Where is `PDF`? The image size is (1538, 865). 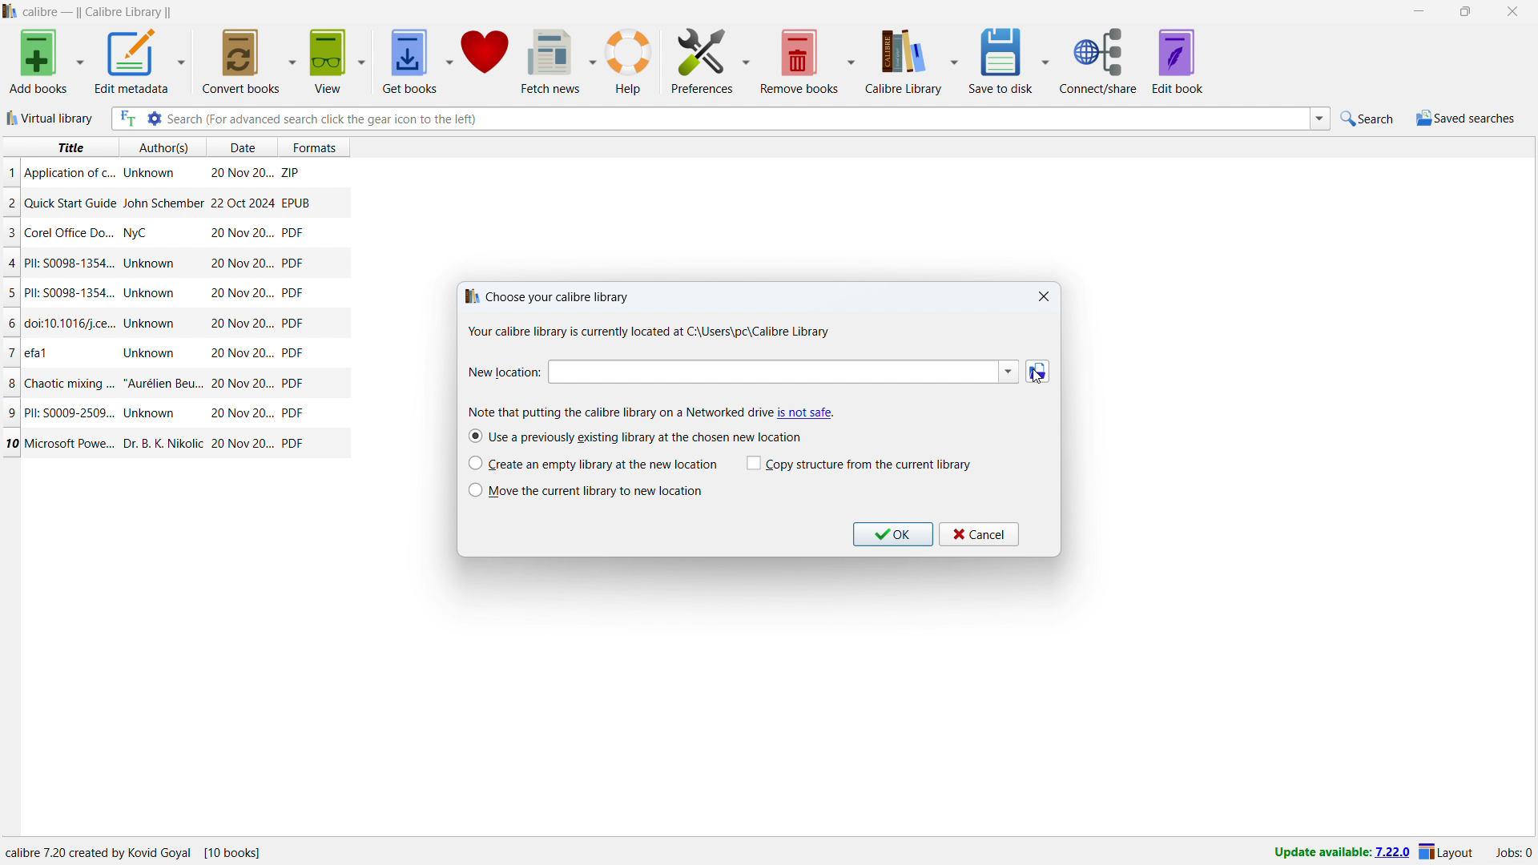 PDF is located at coordinates (292, 293).